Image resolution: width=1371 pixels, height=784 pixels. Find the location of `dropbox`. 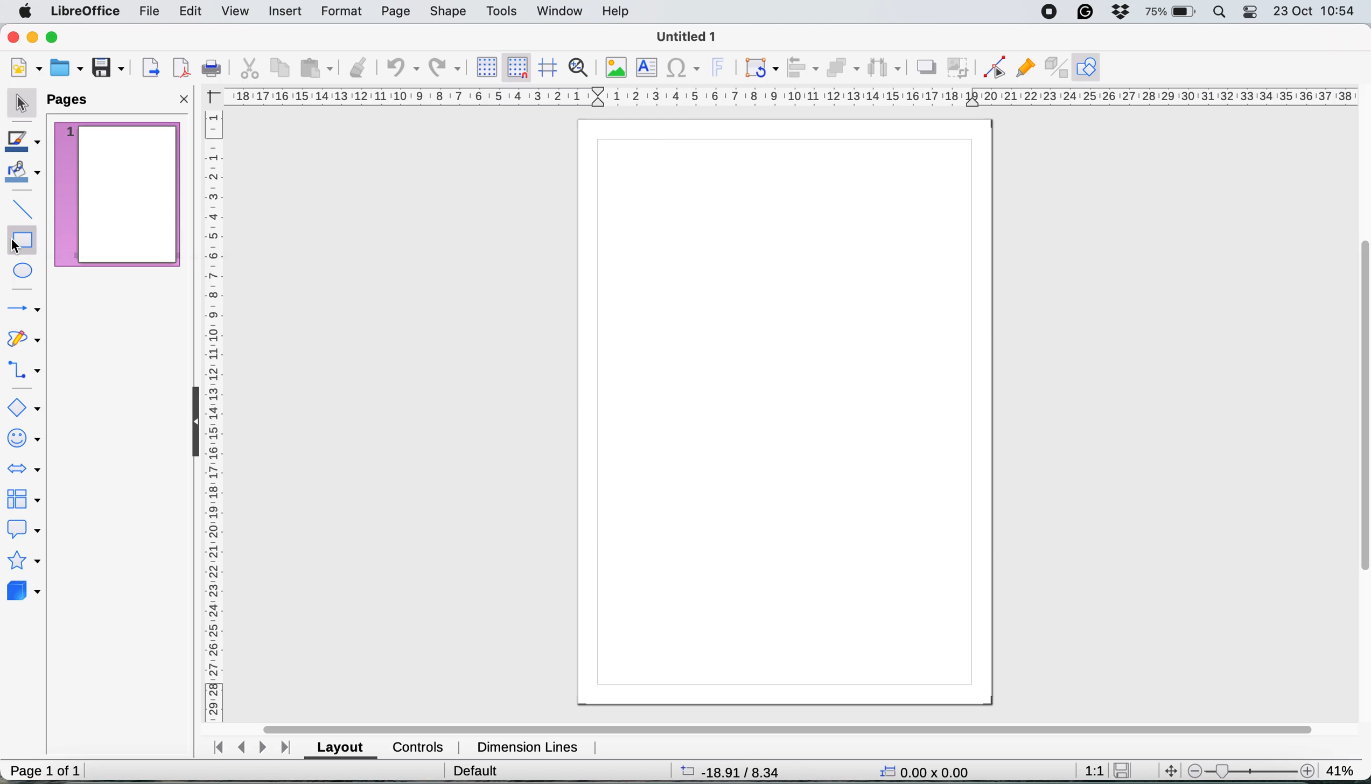

dropbox is located at coordinates (1120, 11).